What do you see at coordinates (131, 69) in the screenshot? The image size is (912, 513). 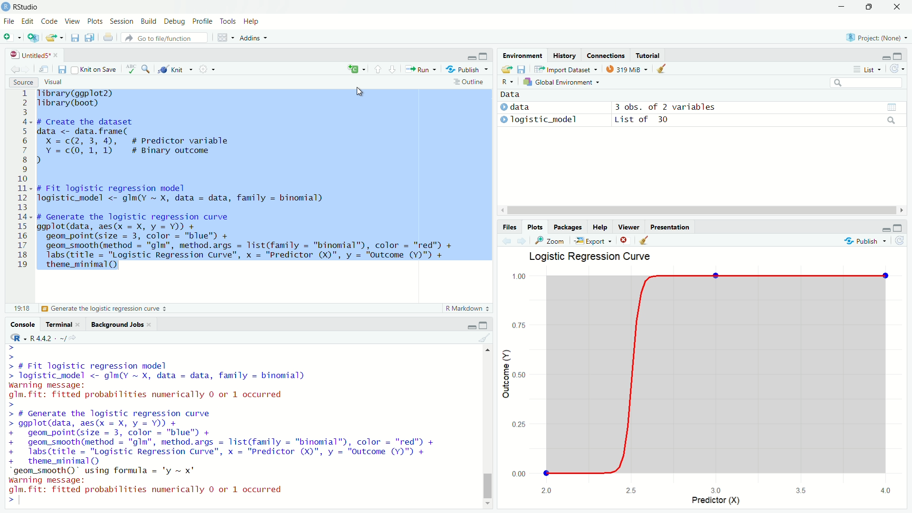 I see `Check spelling in the document` at bounding box center [131, 69].